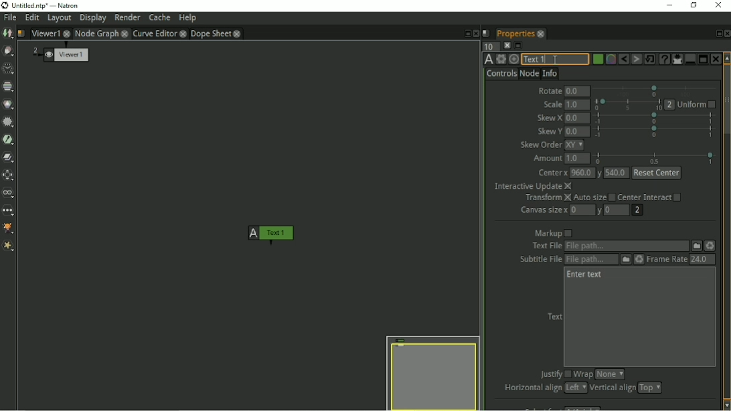 This screenshot has height=411, width=731. I want to click on Viewer 1, so click(66, 54).